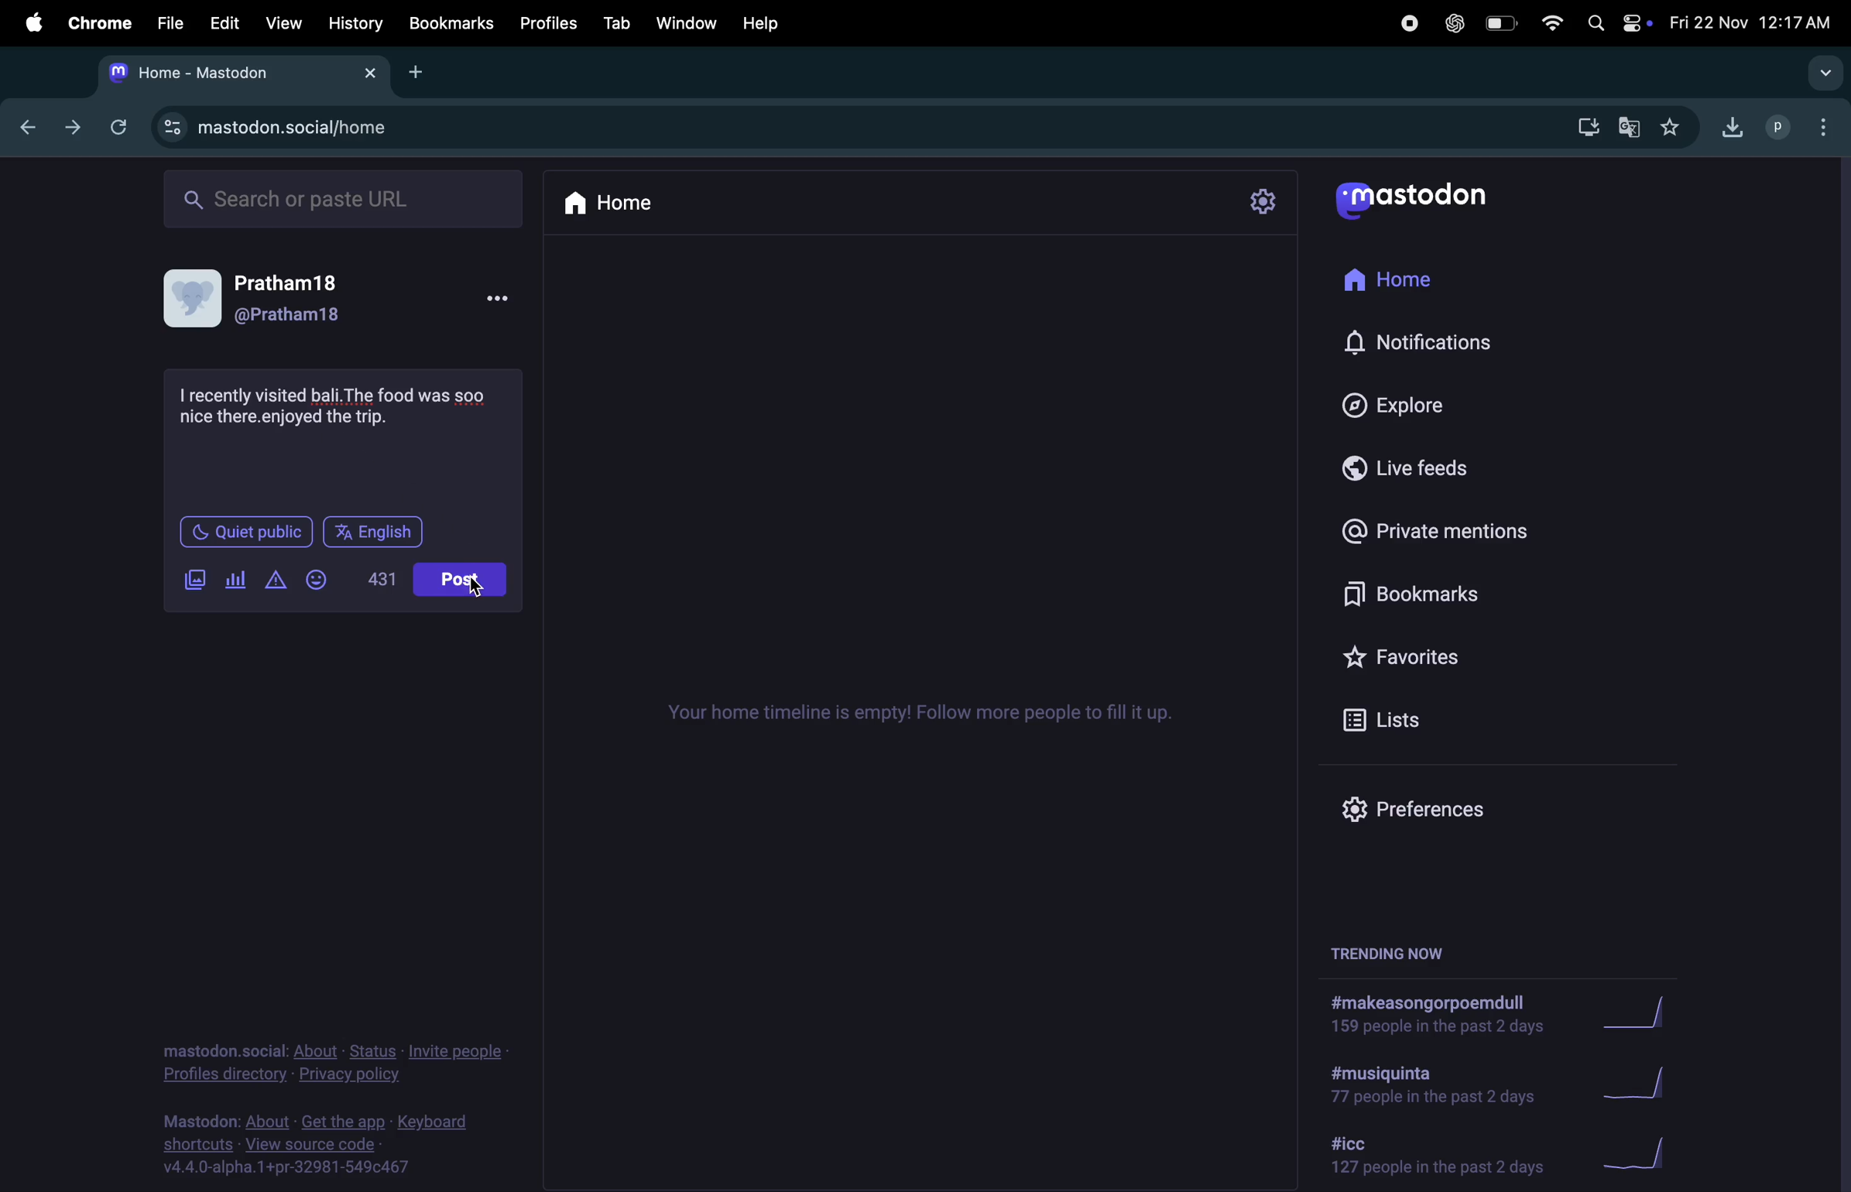  What do you see at coordinates (1399, 468) in the screenshot?
I see `live feed` at bounding box center [1399, 468].